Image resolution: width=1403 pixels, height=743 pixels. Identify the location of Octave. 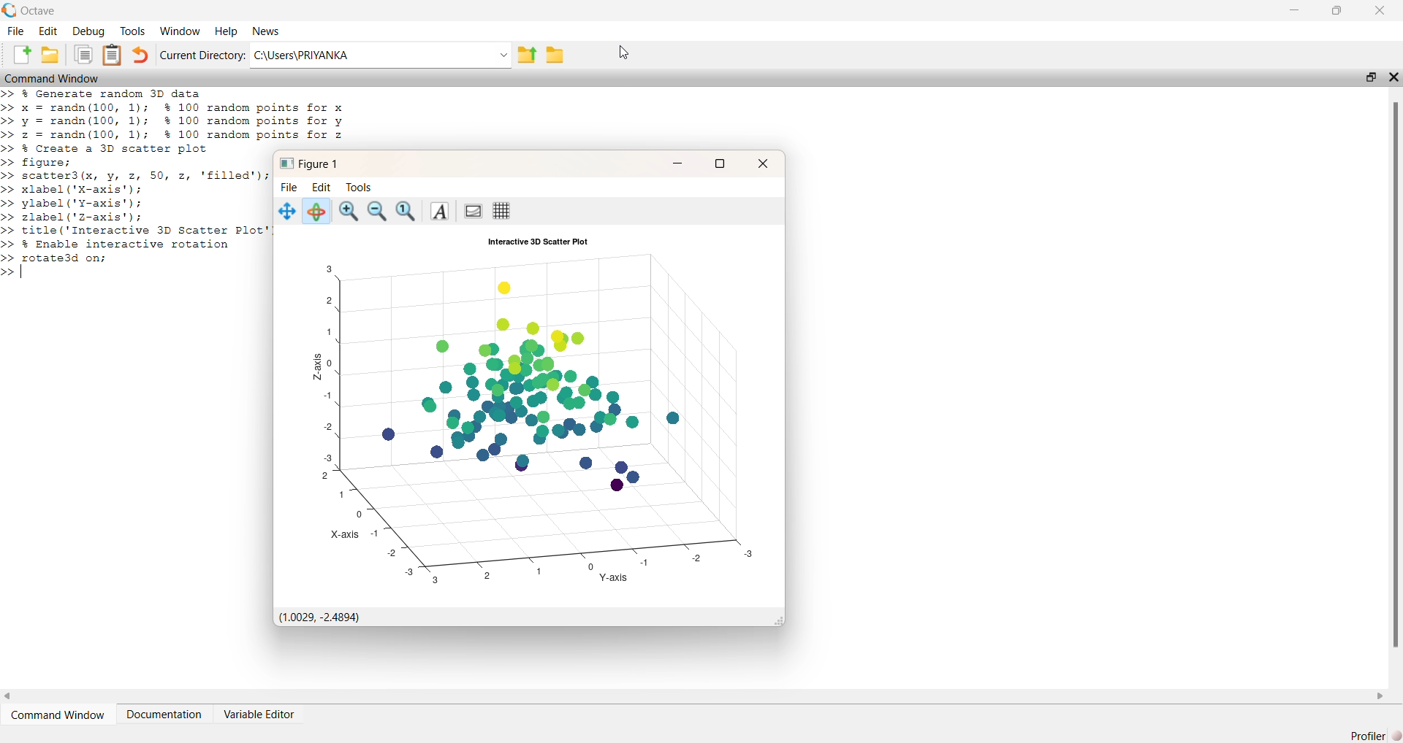
(38, 11).